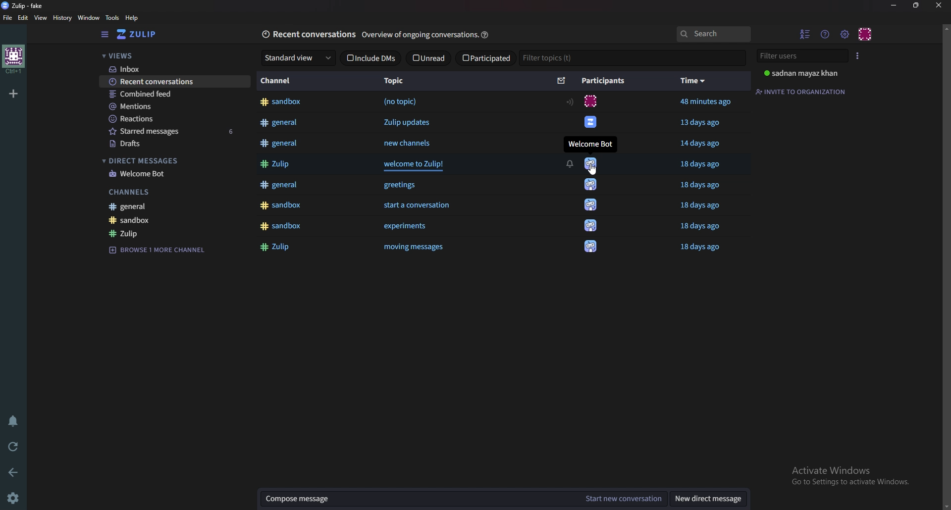  What do you see at coordinates (700, 206) in the screenshot?
I see `18 days ago` at bounding box center [700, 206].